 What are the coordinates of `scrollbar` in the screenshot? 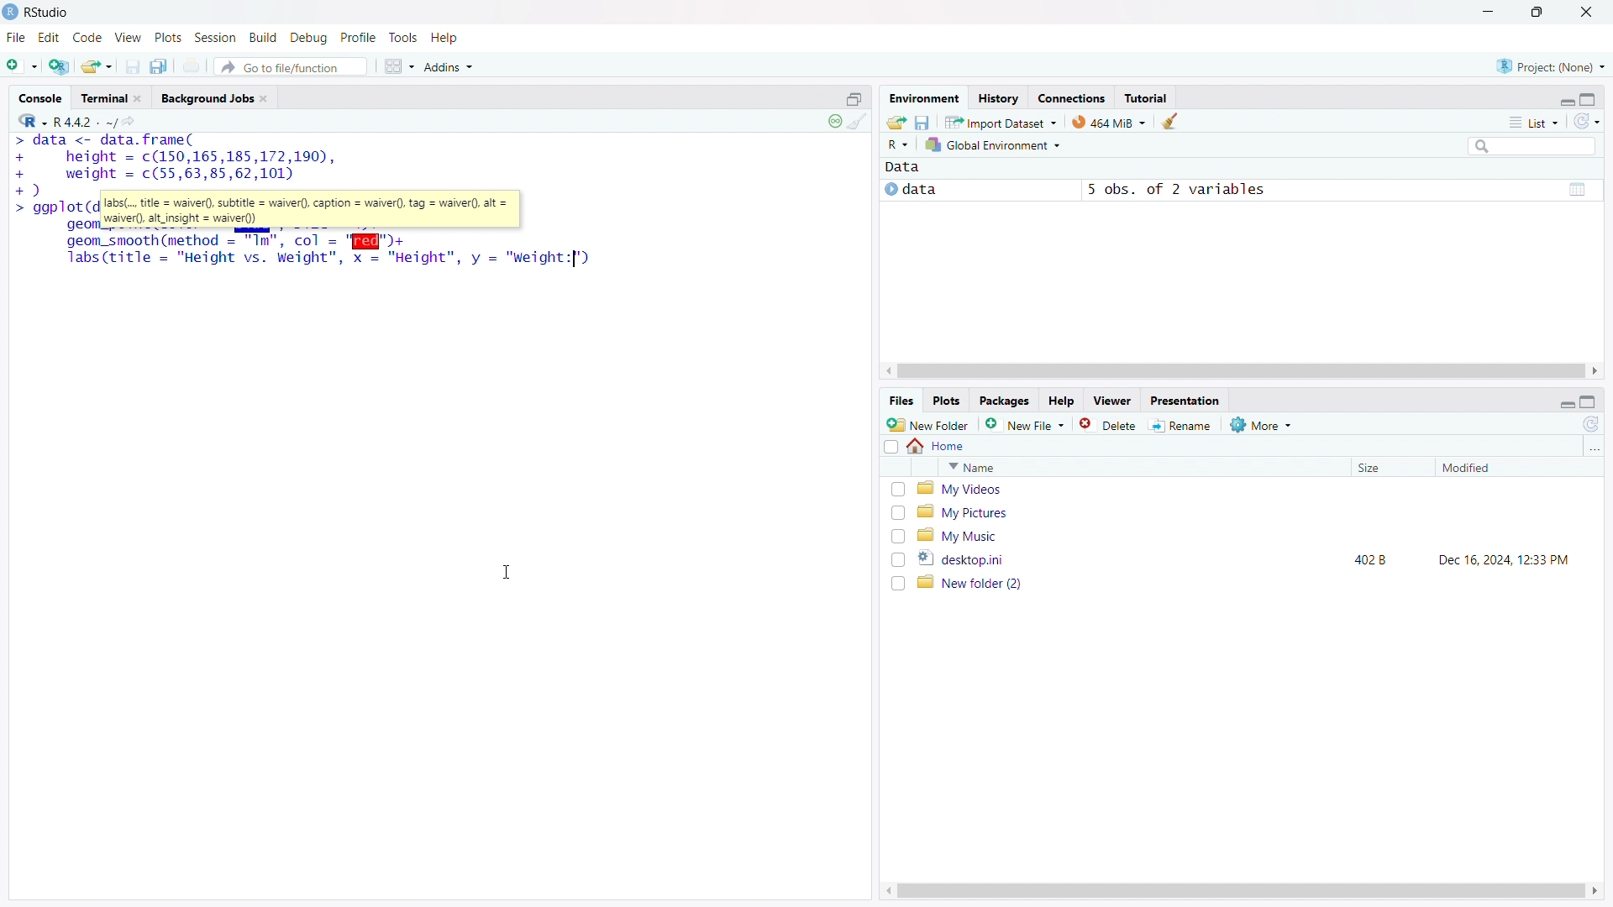 It's located at (1240, 372).